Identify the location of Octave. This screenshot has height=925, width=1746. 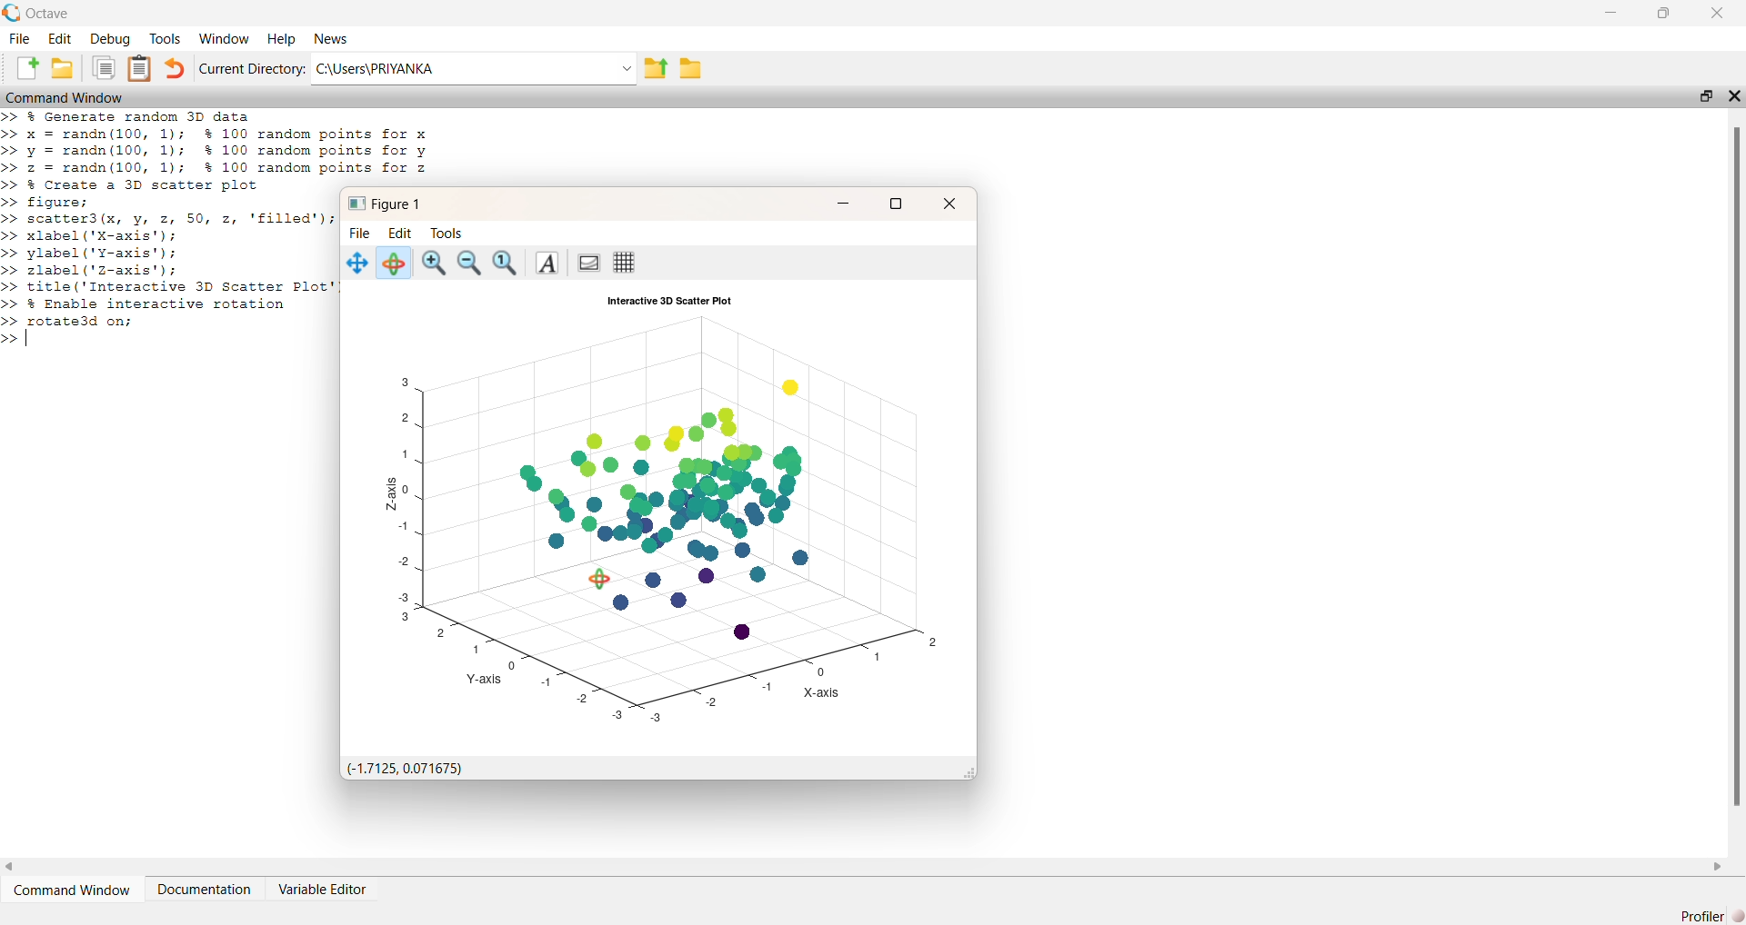
(47, 14).